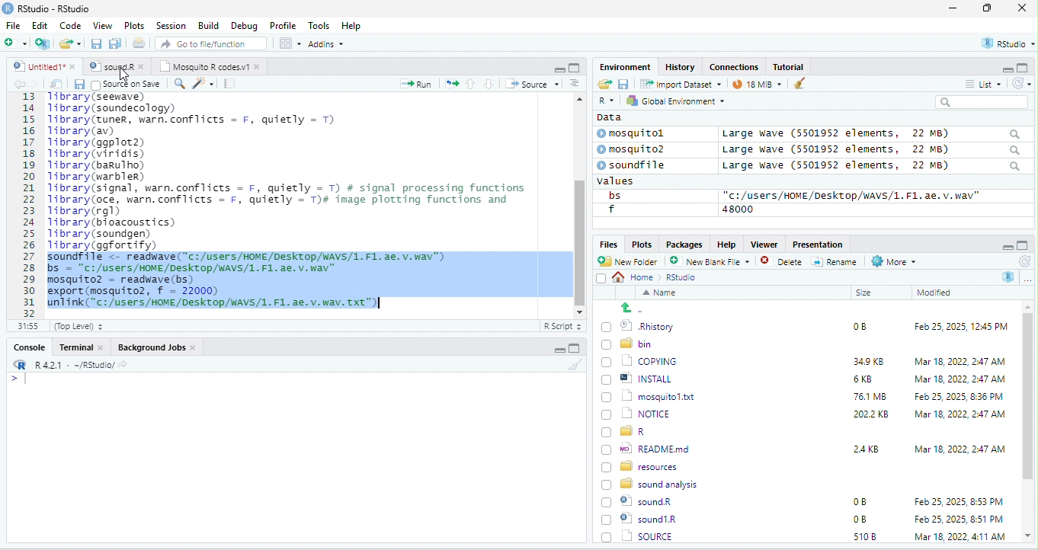  Describe the element at coordinates (647, 536) in the screenshot. I see `Uninstall.exe` at that location.